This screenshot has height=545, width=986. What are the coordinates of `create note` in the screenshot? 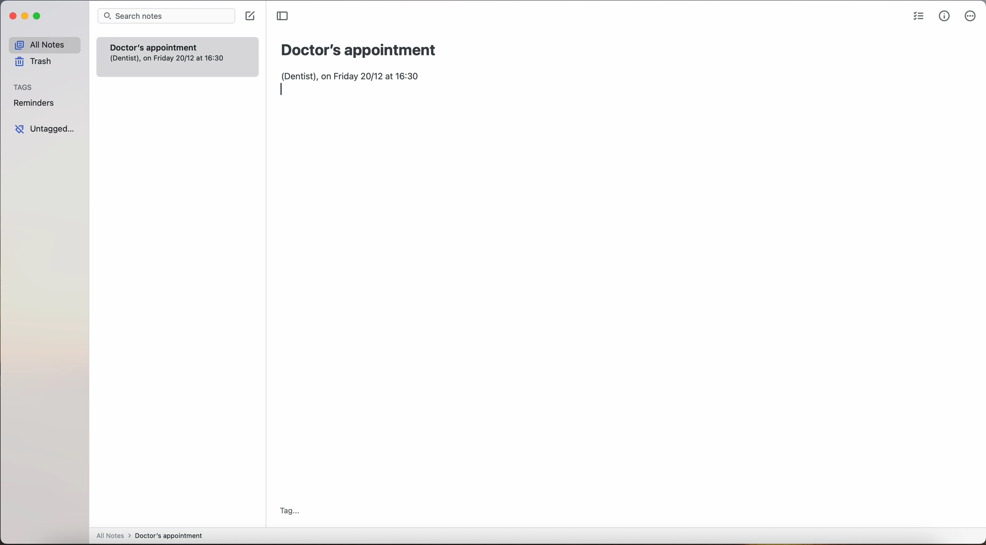 It's located at (250, 16).